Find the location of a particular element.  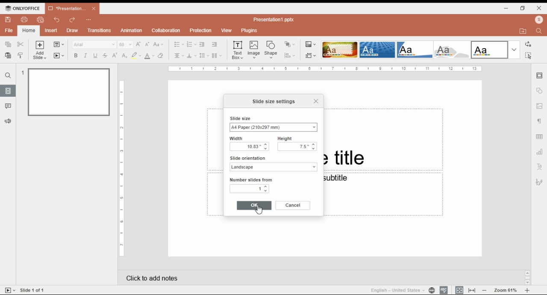

decrease indent is located at coordinates (202, 45).